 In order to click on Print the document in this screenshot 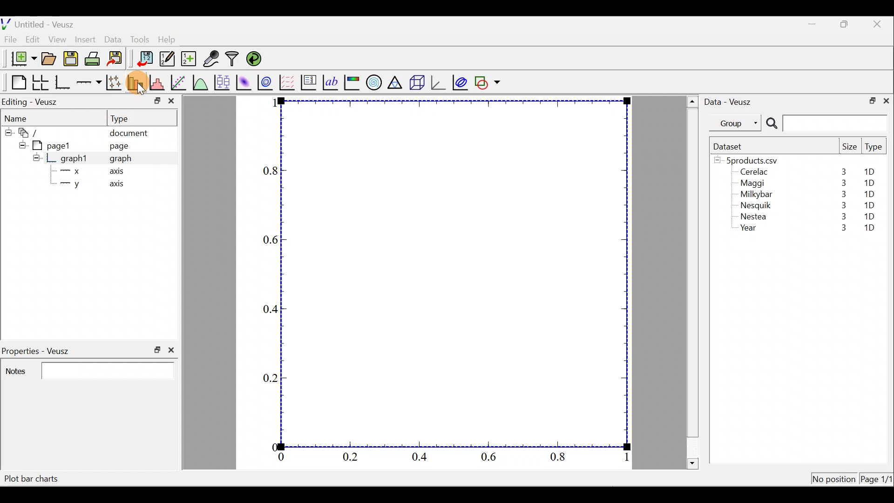, I will do `click(95, 58)`.